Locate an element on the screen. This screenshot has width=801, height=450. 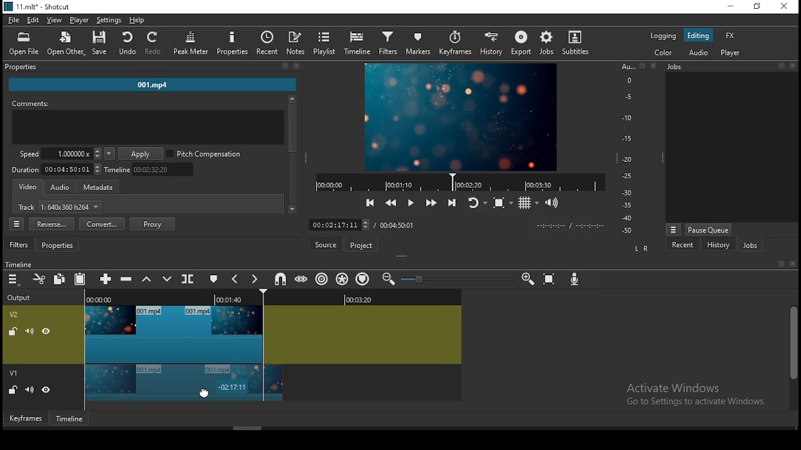
timeline is located at coordinates (151, 169).